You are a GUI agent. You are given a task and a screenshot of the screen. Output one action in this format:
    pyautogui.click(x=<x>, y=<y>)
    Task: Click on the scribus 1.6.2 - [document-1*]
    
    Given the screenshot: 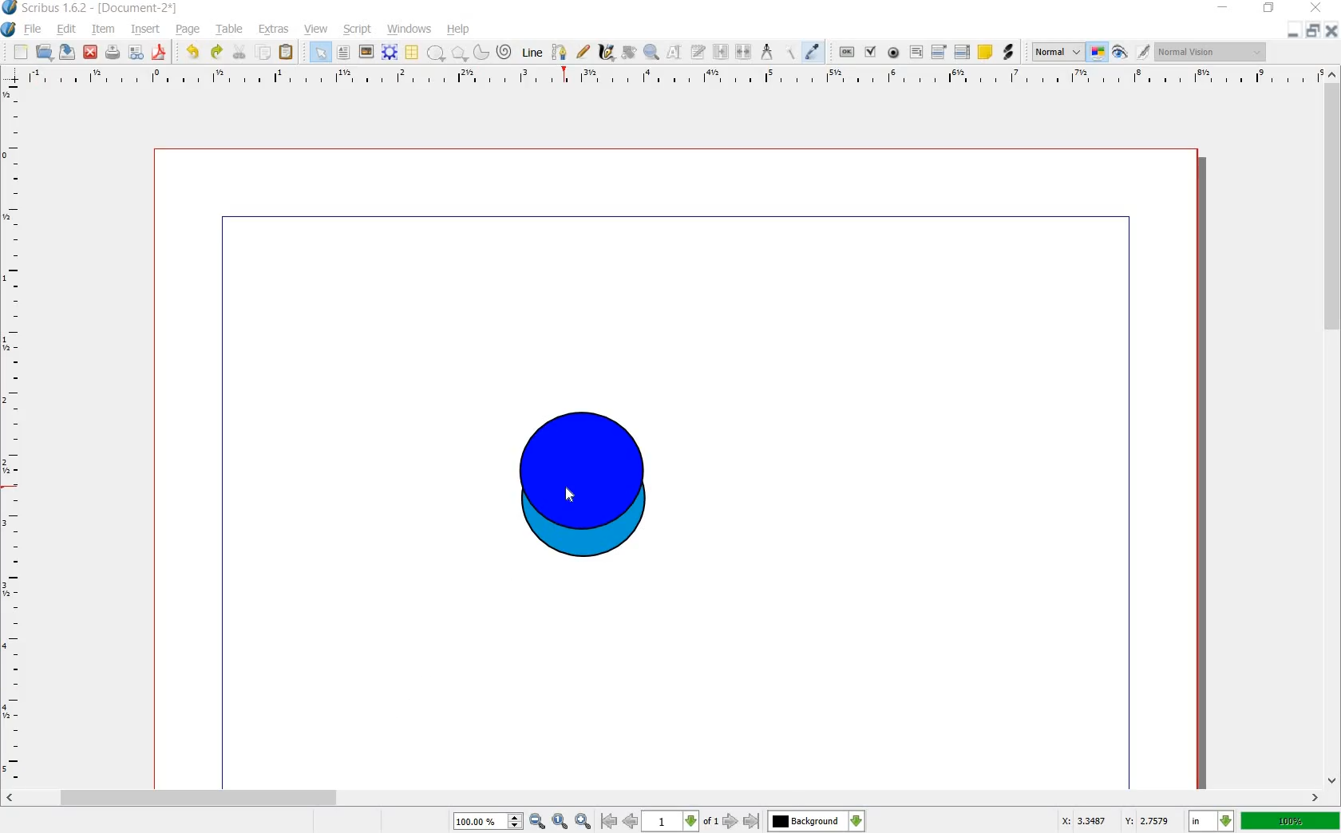 What is the action you would take?
    pyautogui.click(x=93, y=8)
    